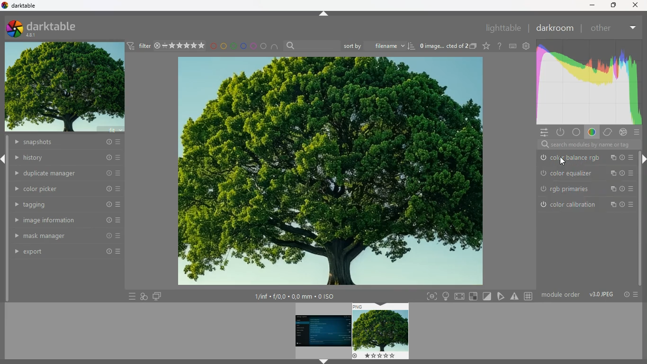 The image size is (647, 364). Describe the element at coordinates (591, 133) in the screenshot. I see `color` at that location.